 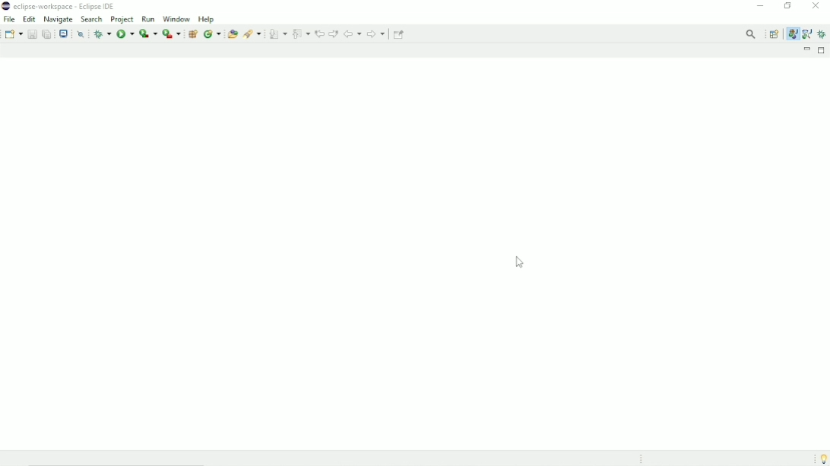 I want to click on Next annotation, so click(x=277, y=34).